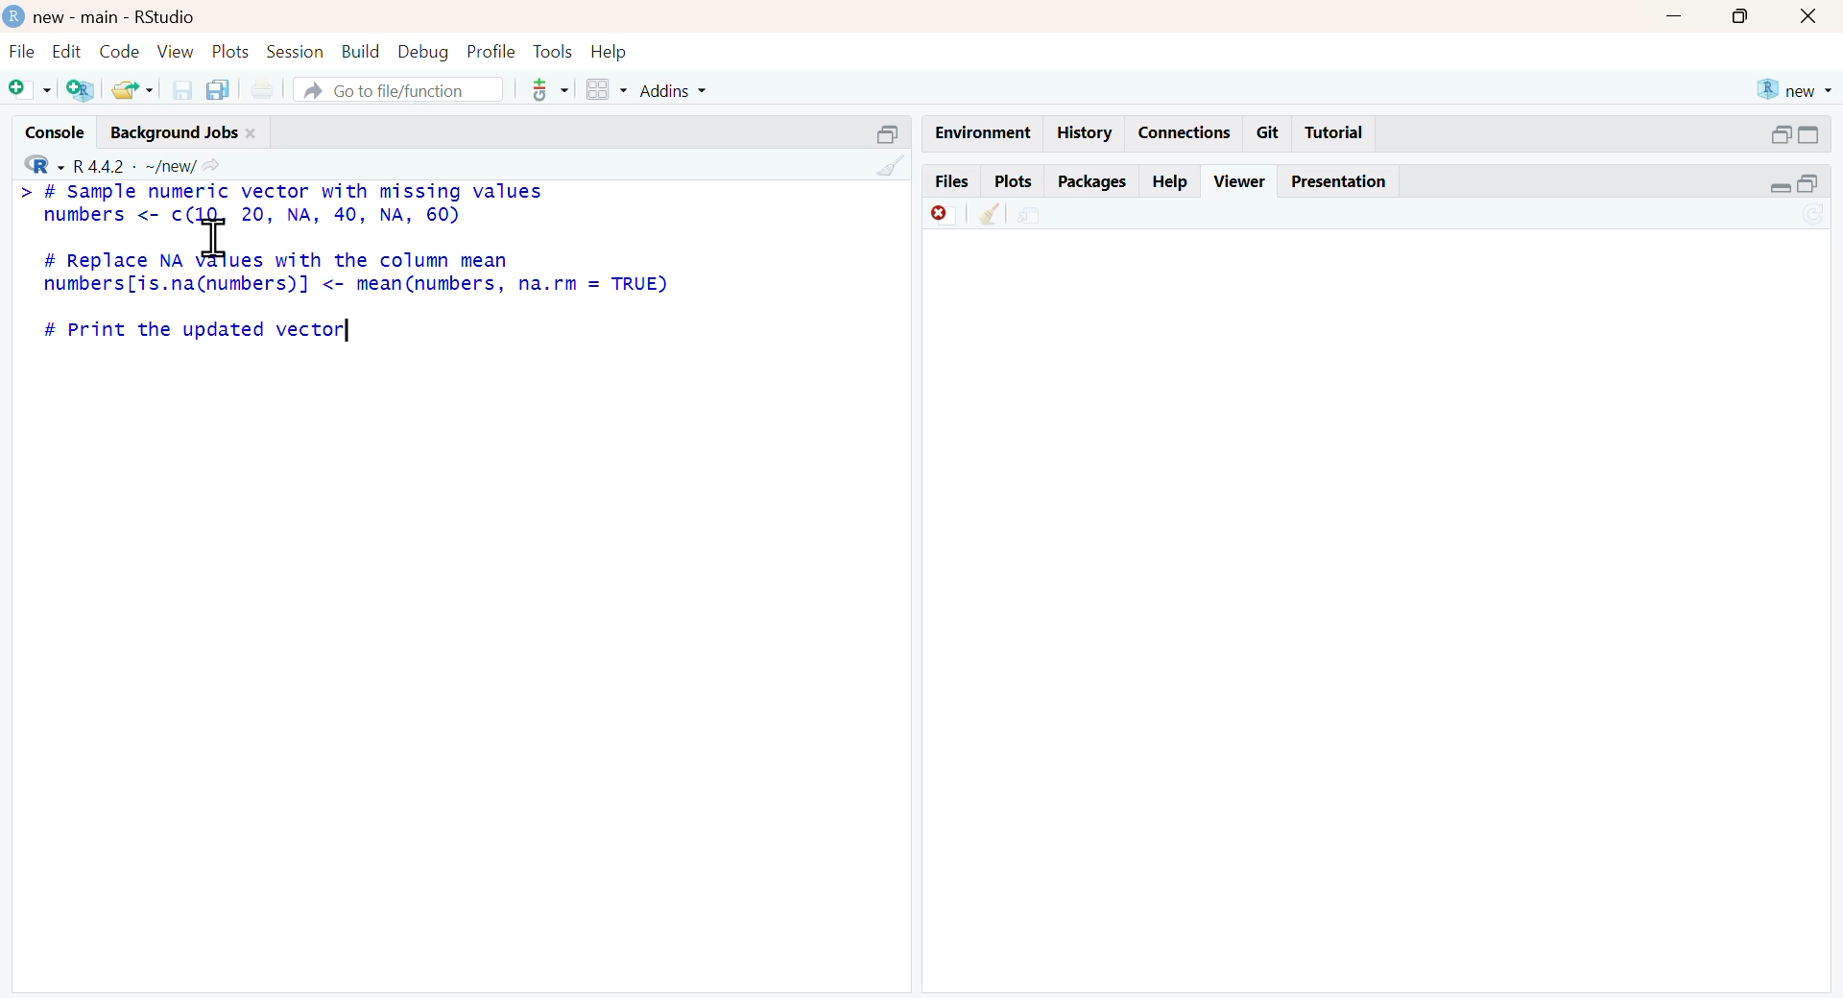  Describe the element at coordinates (1742, 16) in the screenshot. I see `maximise` at that location.